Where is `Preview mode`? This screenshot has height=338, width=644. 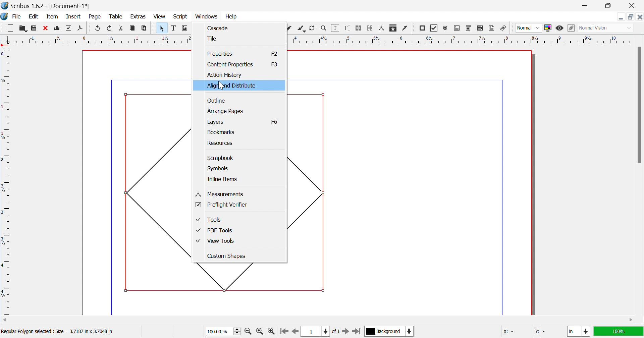
Preview mode is located at coordinates (559, 28).